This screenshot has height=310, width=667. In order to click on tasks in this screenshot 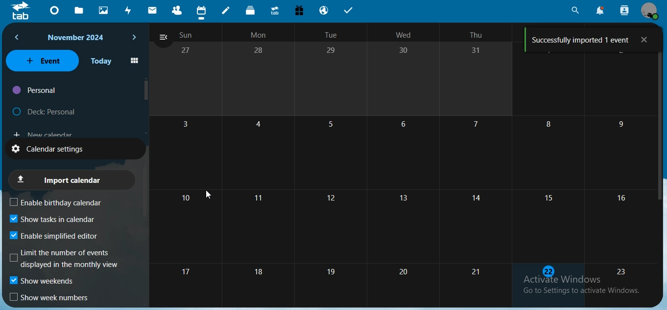, I will do `click(350, 11)`.